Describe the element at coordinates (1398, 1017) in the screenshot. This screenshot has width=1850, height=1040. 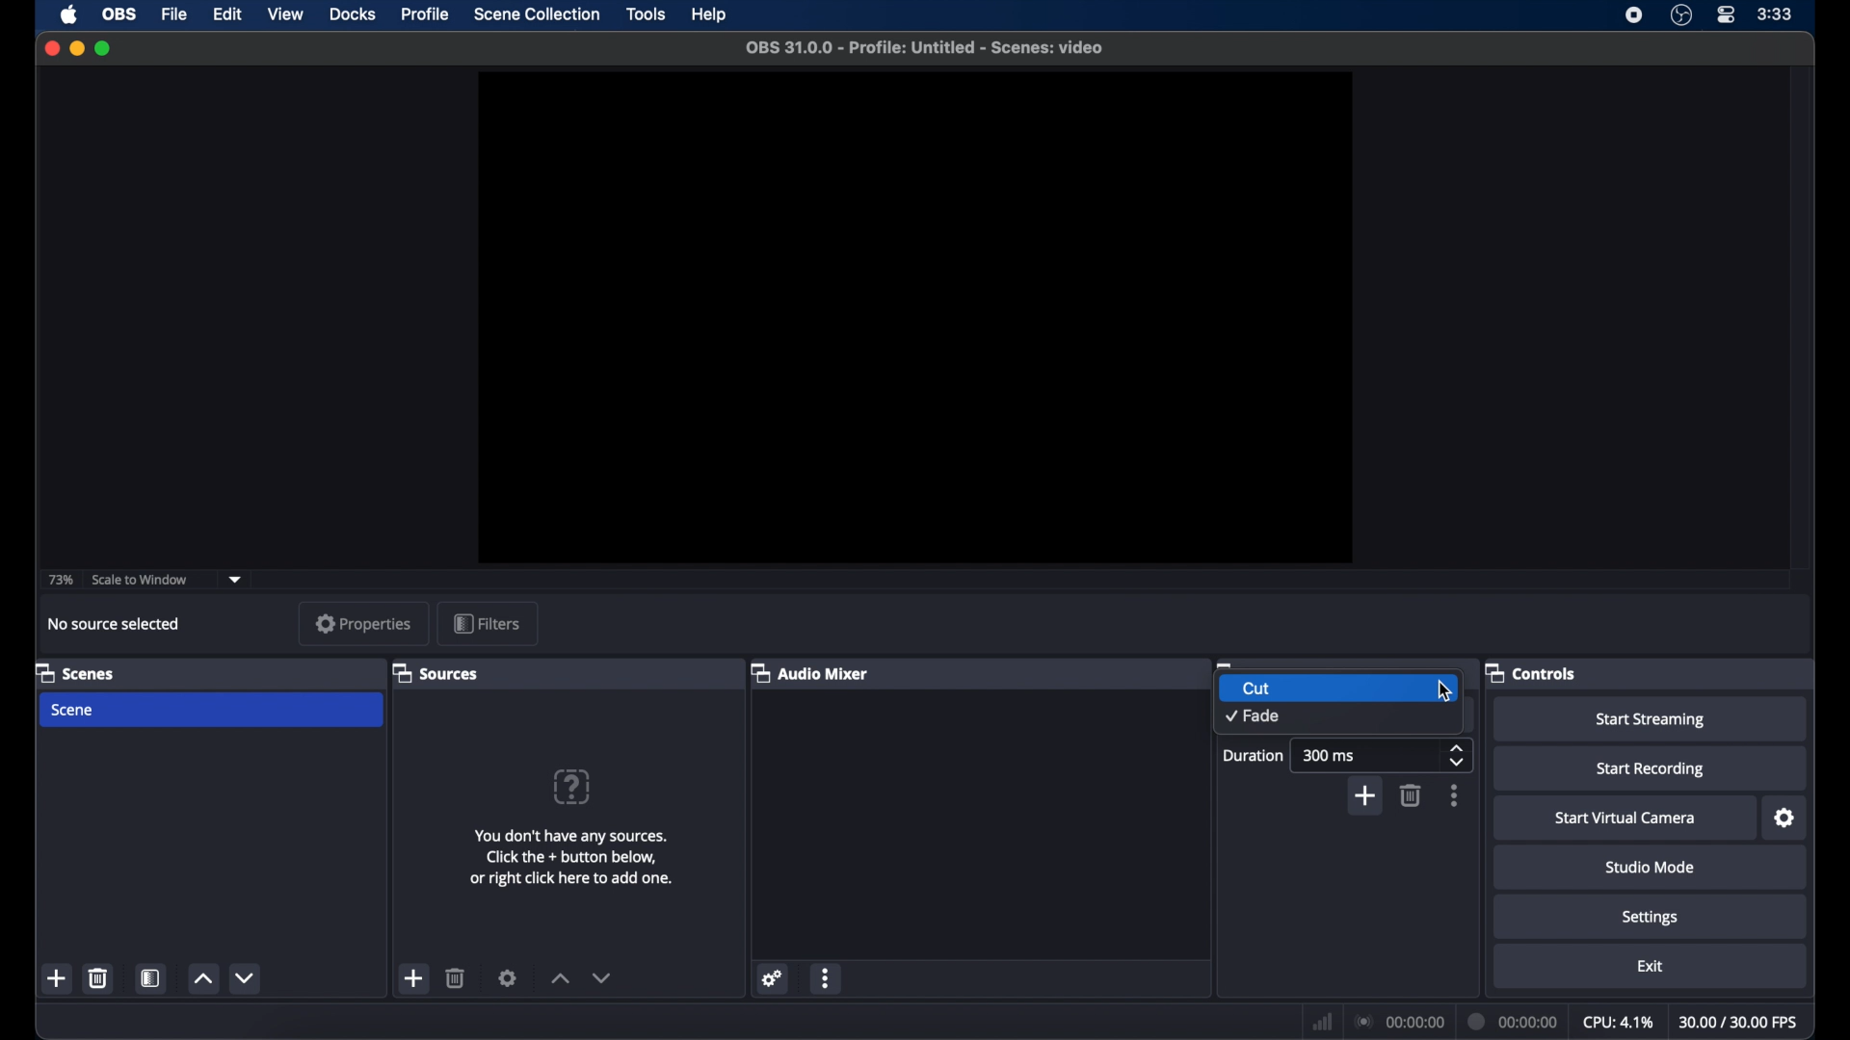
I see `connection` at that location.